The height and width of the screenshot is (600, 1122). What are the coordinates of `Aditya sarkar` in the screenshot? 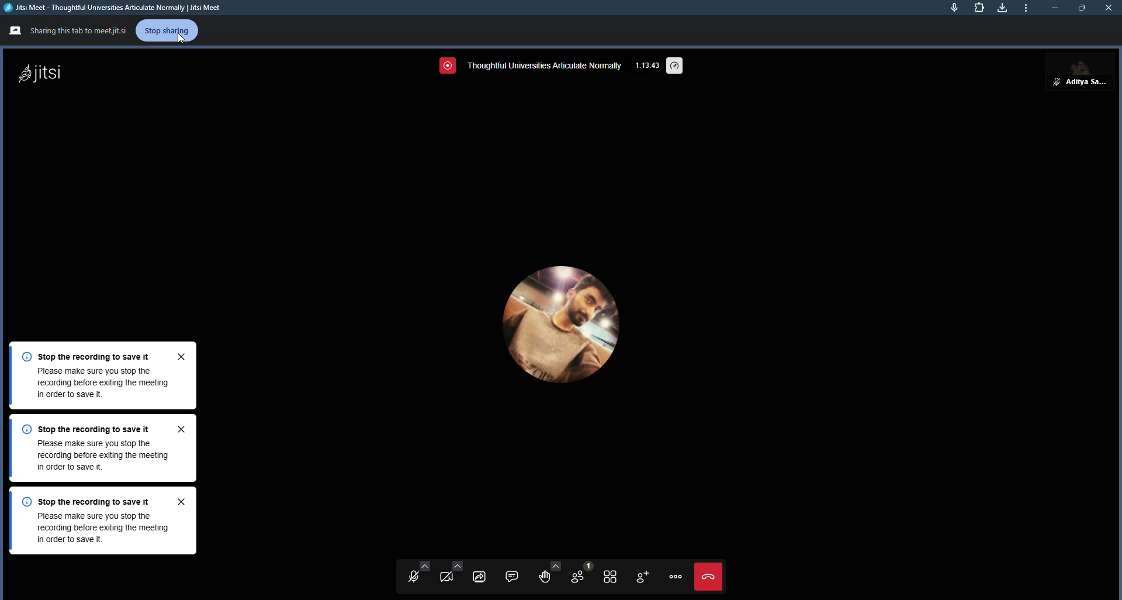 It's located at (1074, 71).